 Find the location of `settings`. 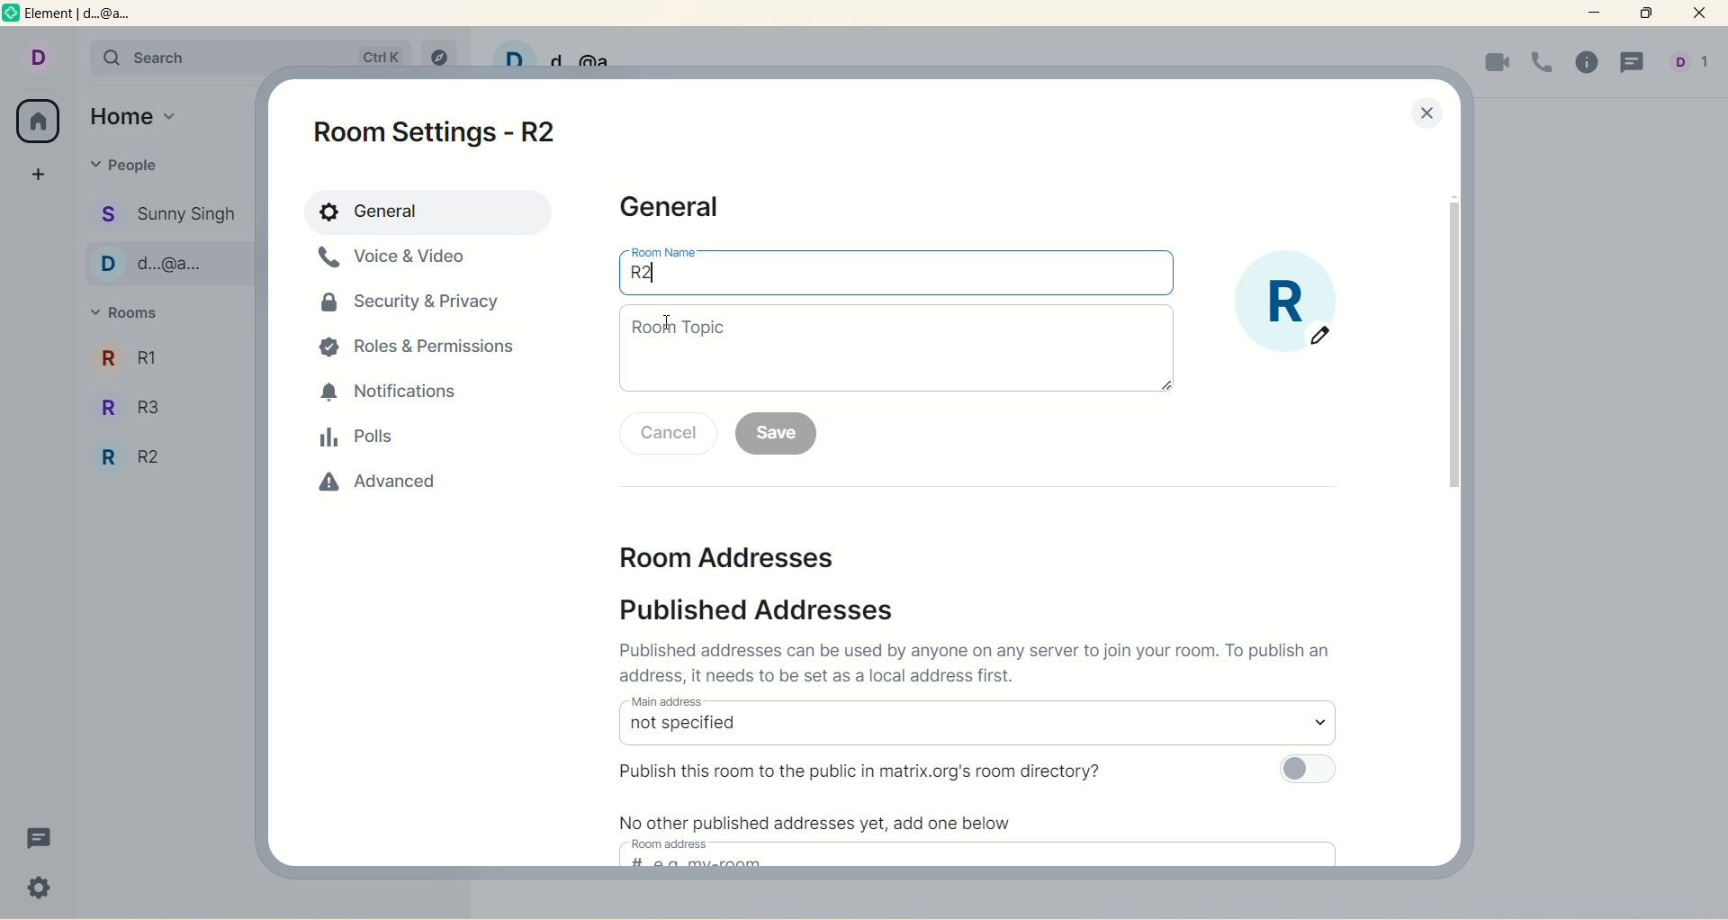

settings is located at coordinates (40, 890).